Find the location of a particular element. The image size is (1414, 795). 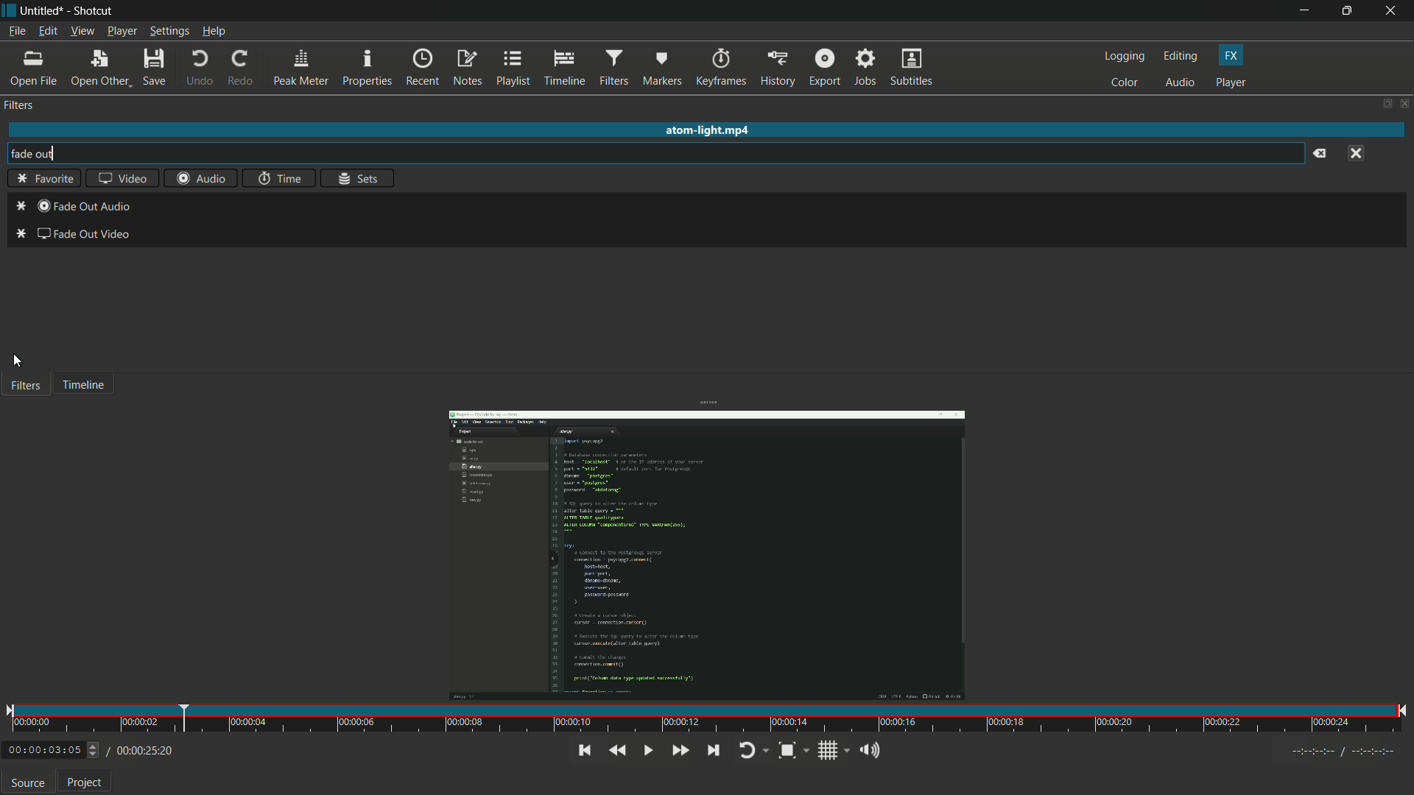

undo is located at coordinates (197, 68).